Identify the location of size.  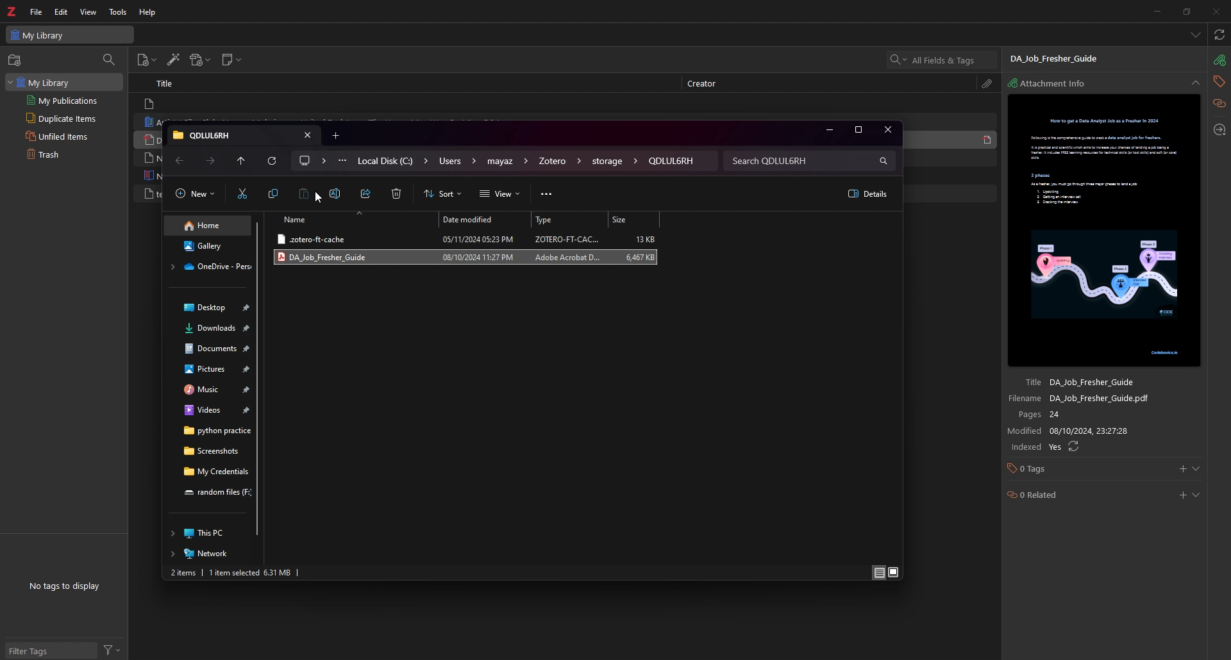
(635, 219).